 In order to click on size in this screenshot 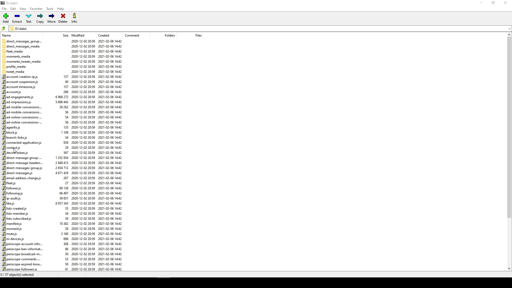, I will do `click(64, 35)`.